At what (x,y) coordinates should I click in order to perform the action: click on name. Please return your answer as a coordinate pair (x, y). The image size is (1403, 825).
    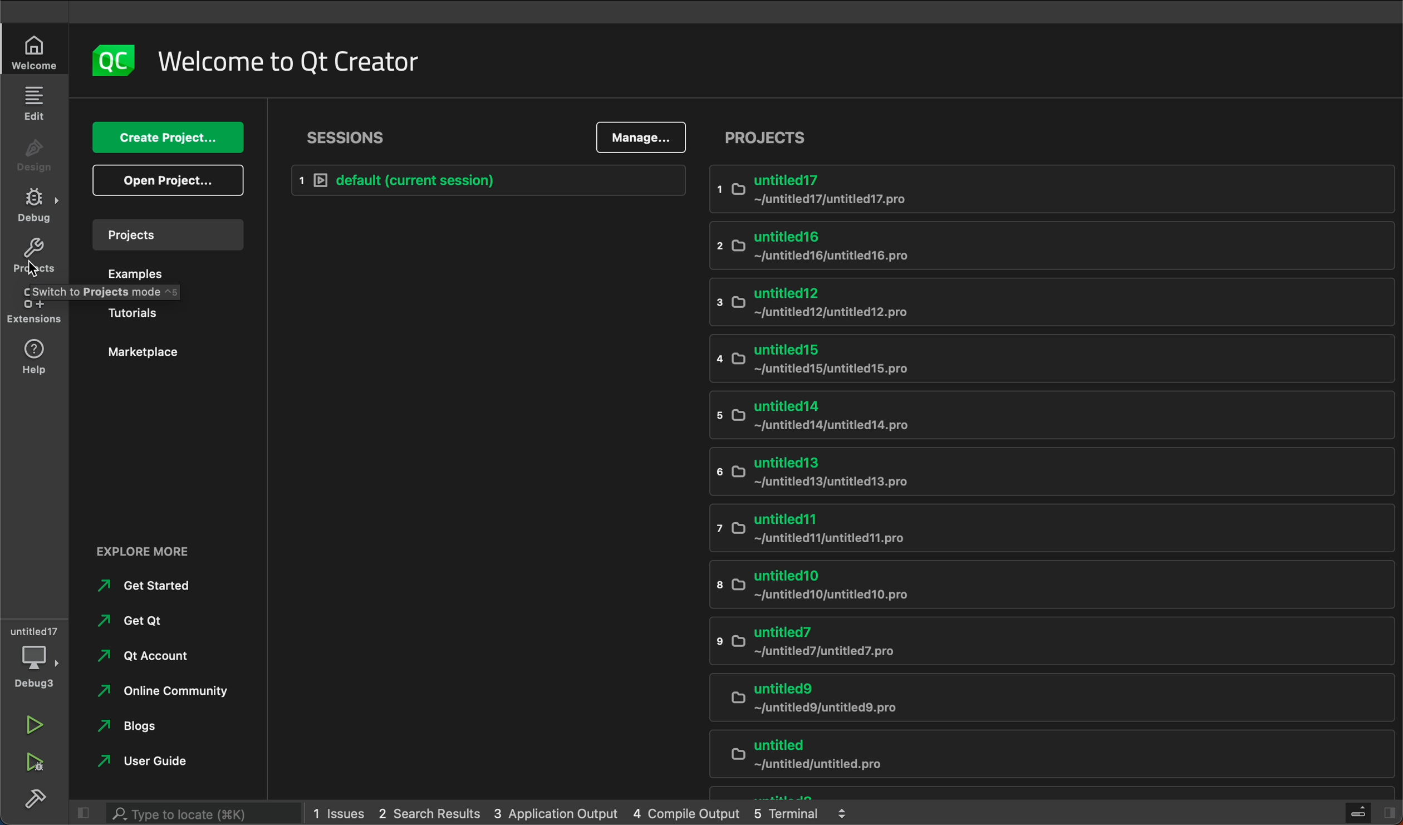
    Looking at the image, I should click on (297, 65).